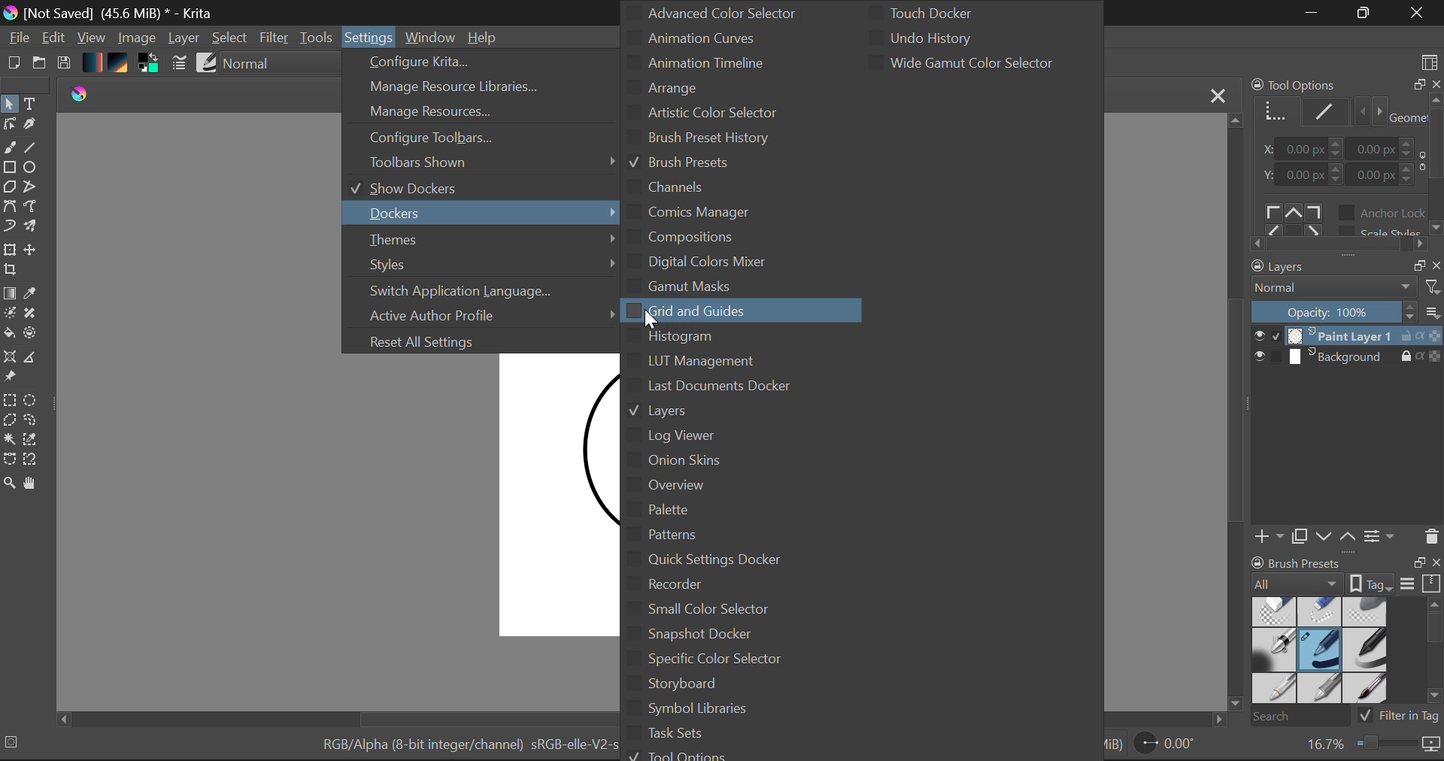  Describe the element at coordinates (1346, 574) in the screenshot. I see `Brush Presets Docket Tab` at that location.